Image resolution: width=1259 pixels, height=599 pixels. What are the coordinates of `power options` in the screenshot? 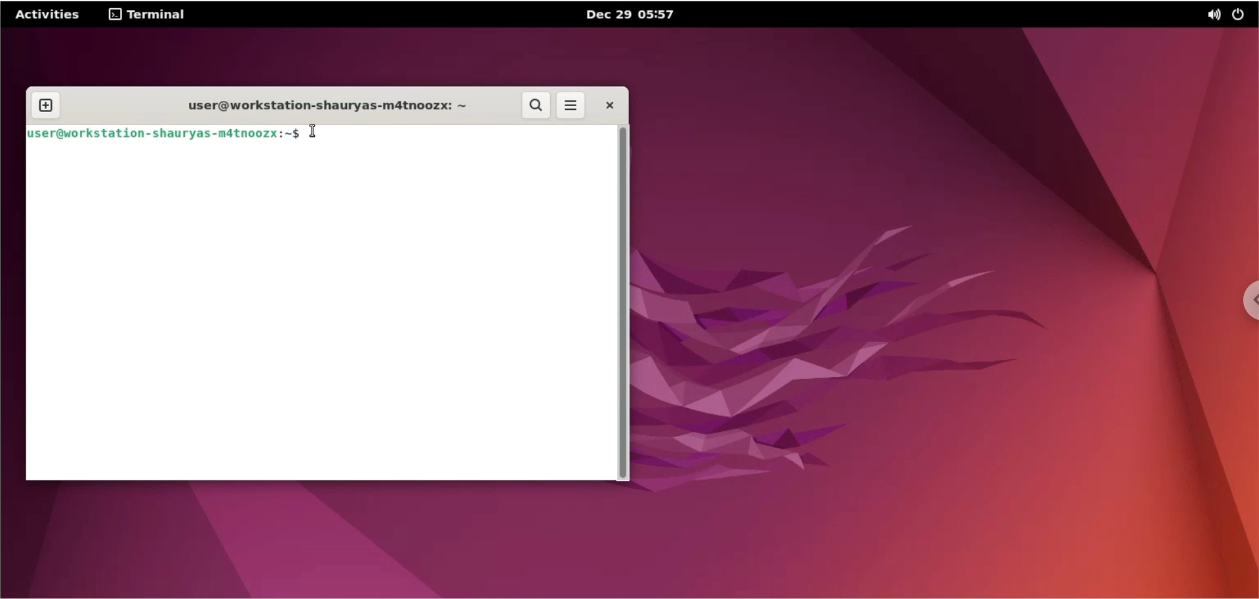 It's located at (1245, 14).